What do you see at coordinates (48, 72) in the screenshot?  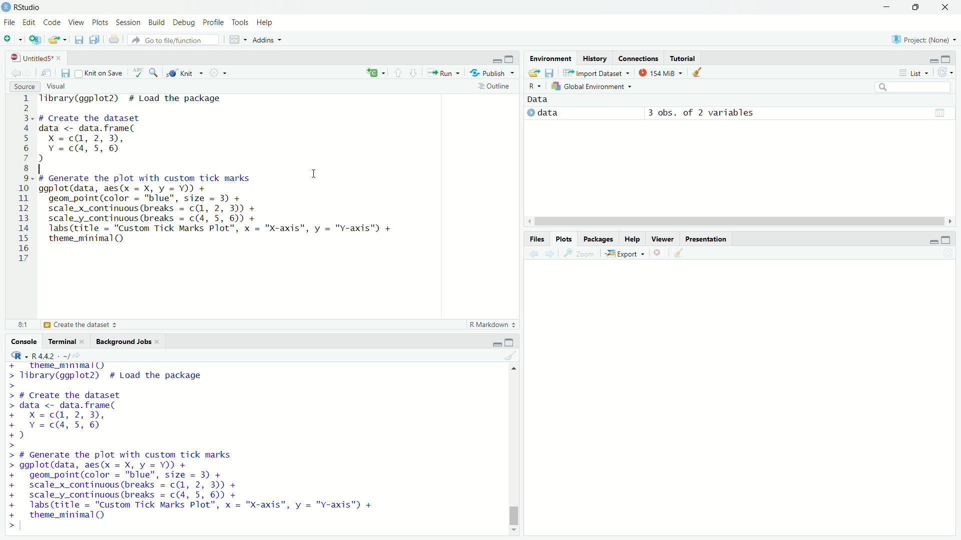 I see `show in new window` at bounding box center [48, 72].